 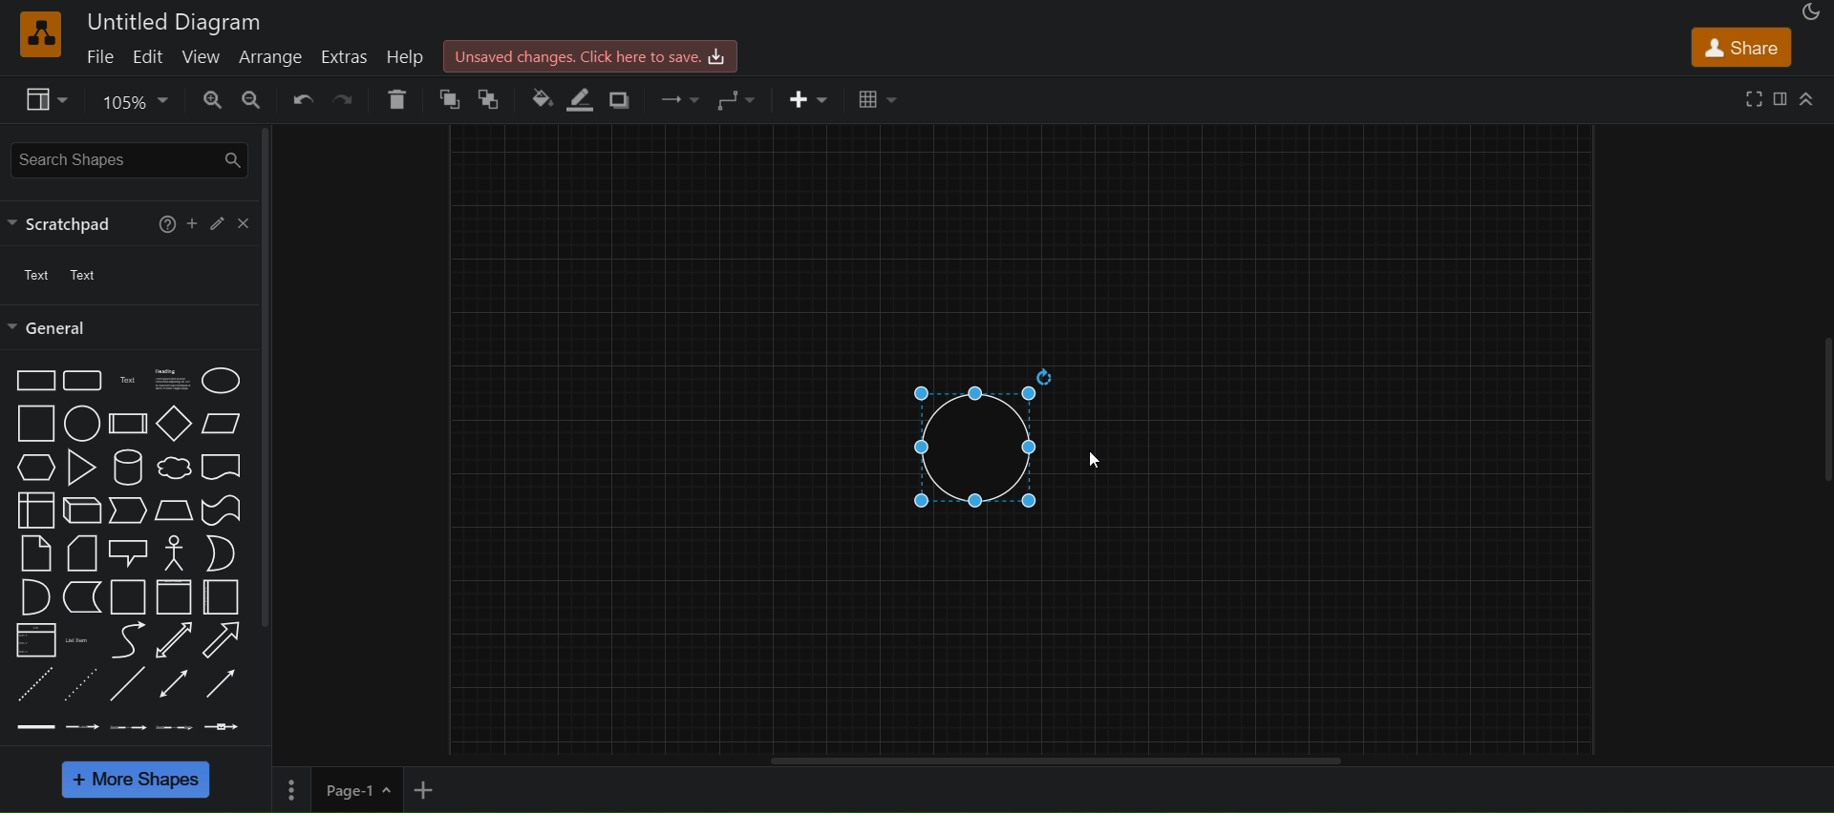 I want to click on process, so click(x=125, y=424).